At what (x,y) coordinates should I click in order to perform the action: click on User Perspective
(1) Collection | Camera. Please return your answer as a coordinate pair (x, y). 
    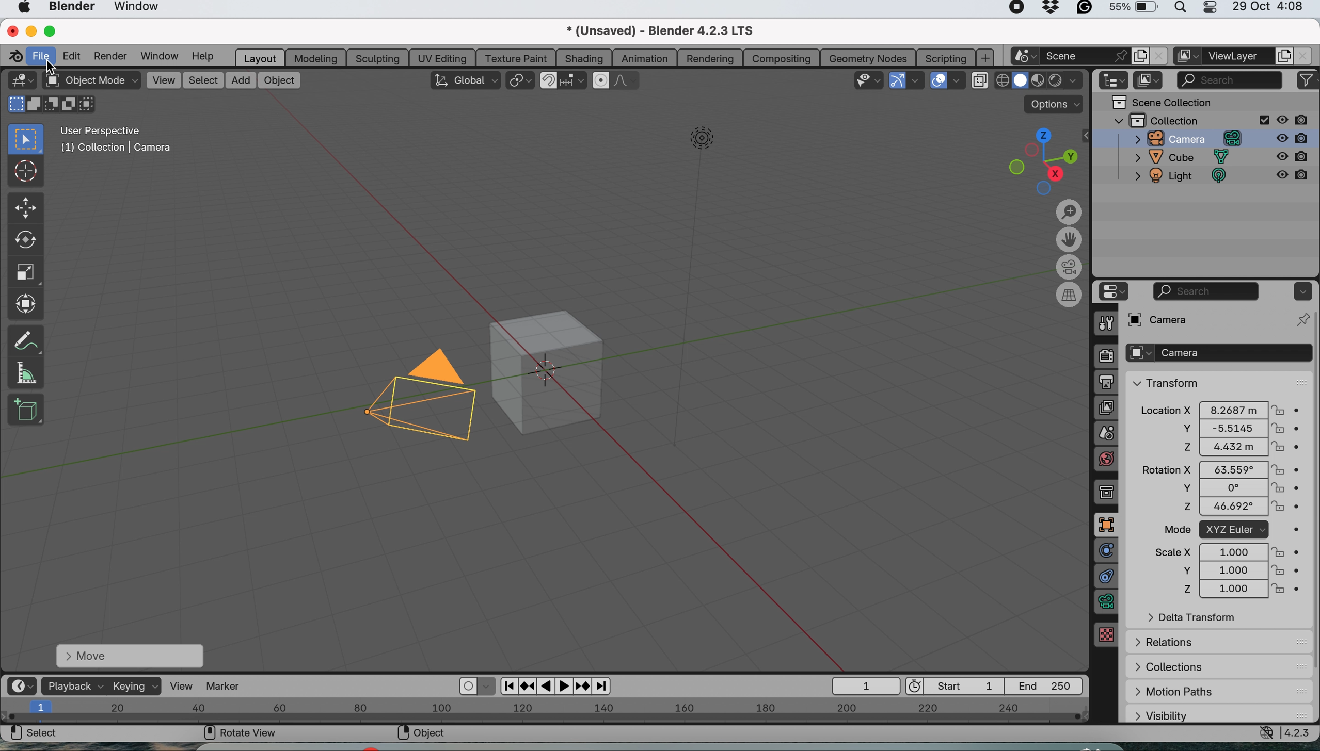
    Looking at the image, I should click on (121, 142).